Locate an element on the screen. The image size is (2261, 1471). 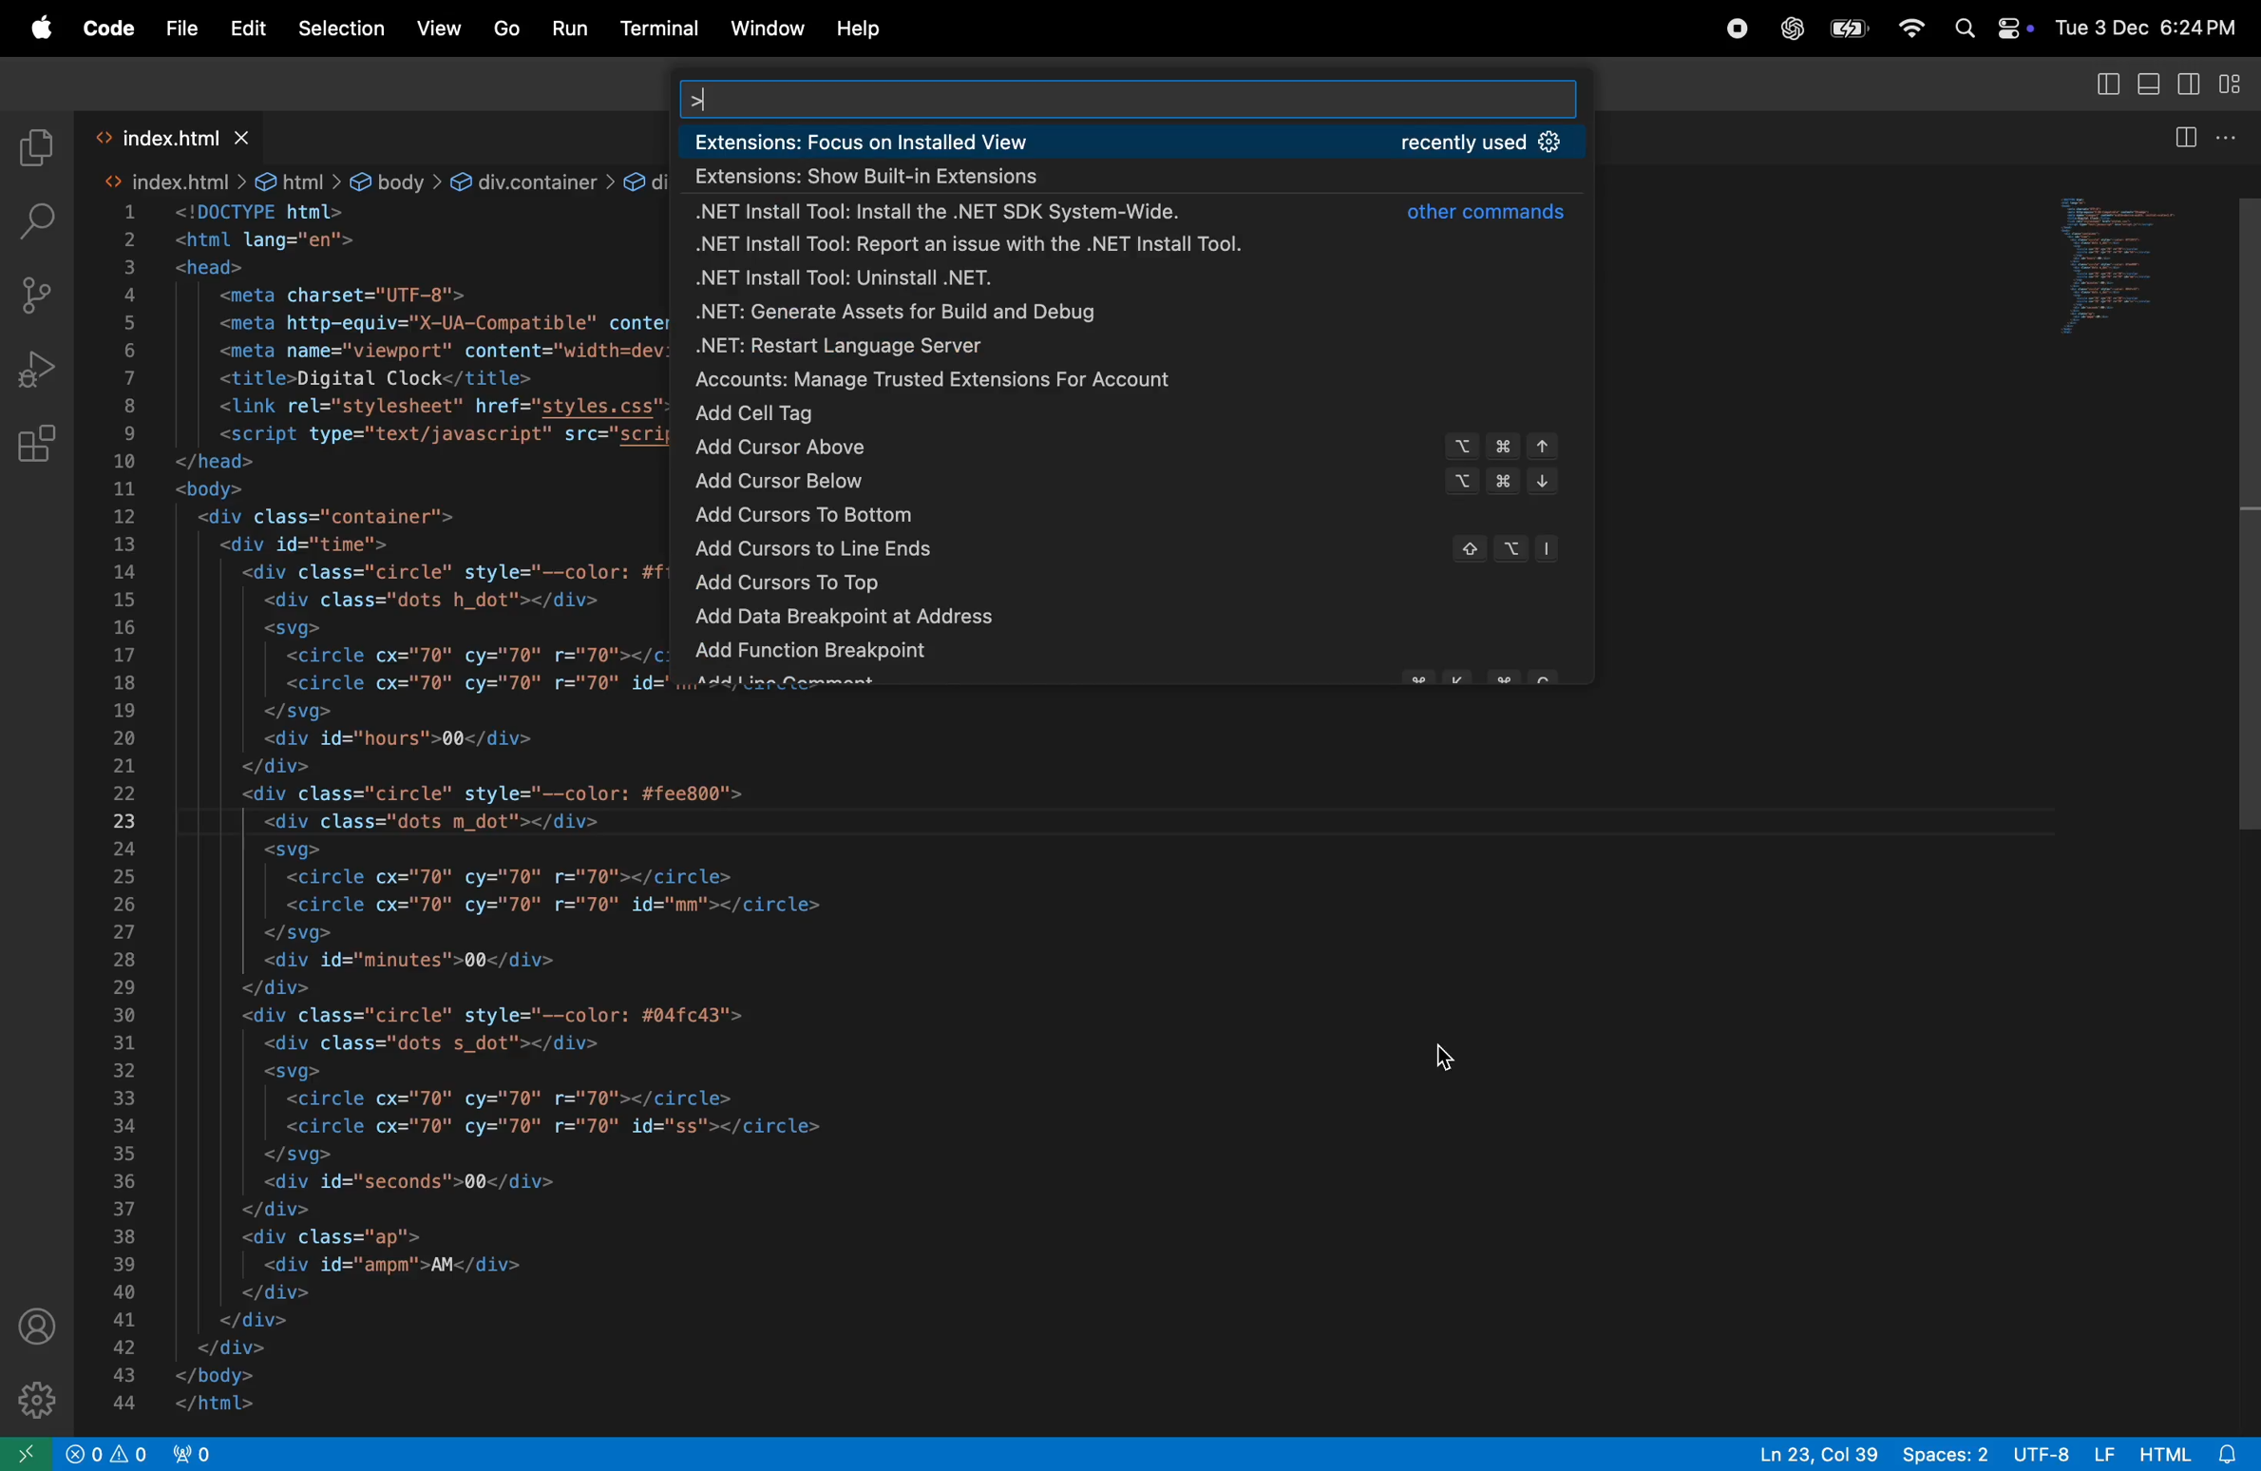
add cell tag is located at coordinates (1132, 415).